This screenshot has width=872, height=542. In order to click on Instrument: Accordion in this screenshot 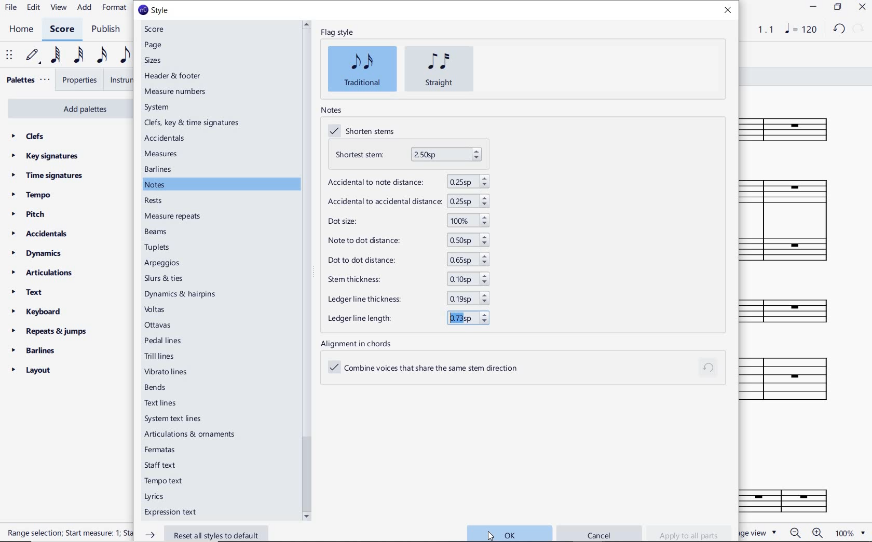, I will do `click(794, 220)`.